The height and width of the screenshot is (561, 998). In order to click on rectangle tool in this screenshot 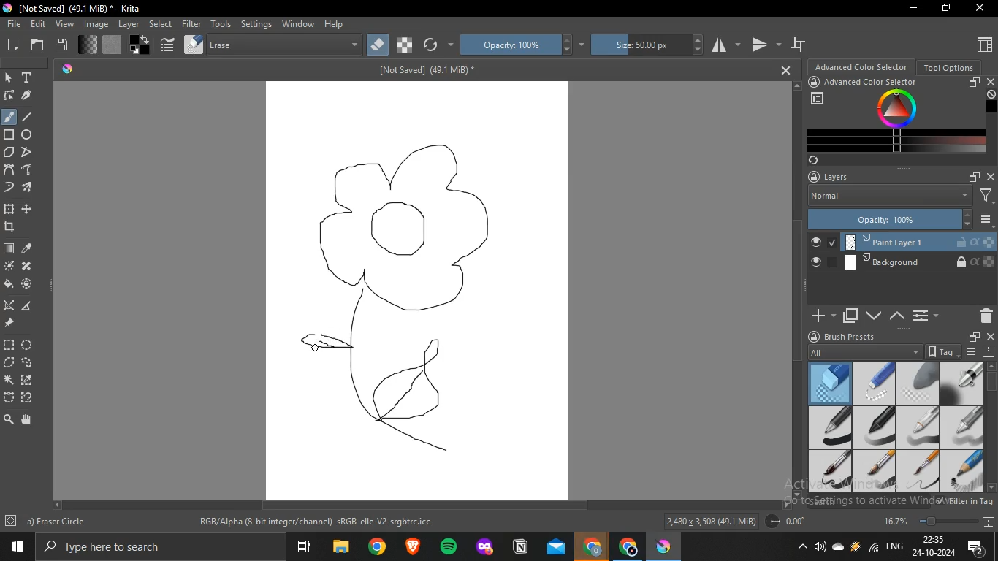, I will do `click(9, 135)`.